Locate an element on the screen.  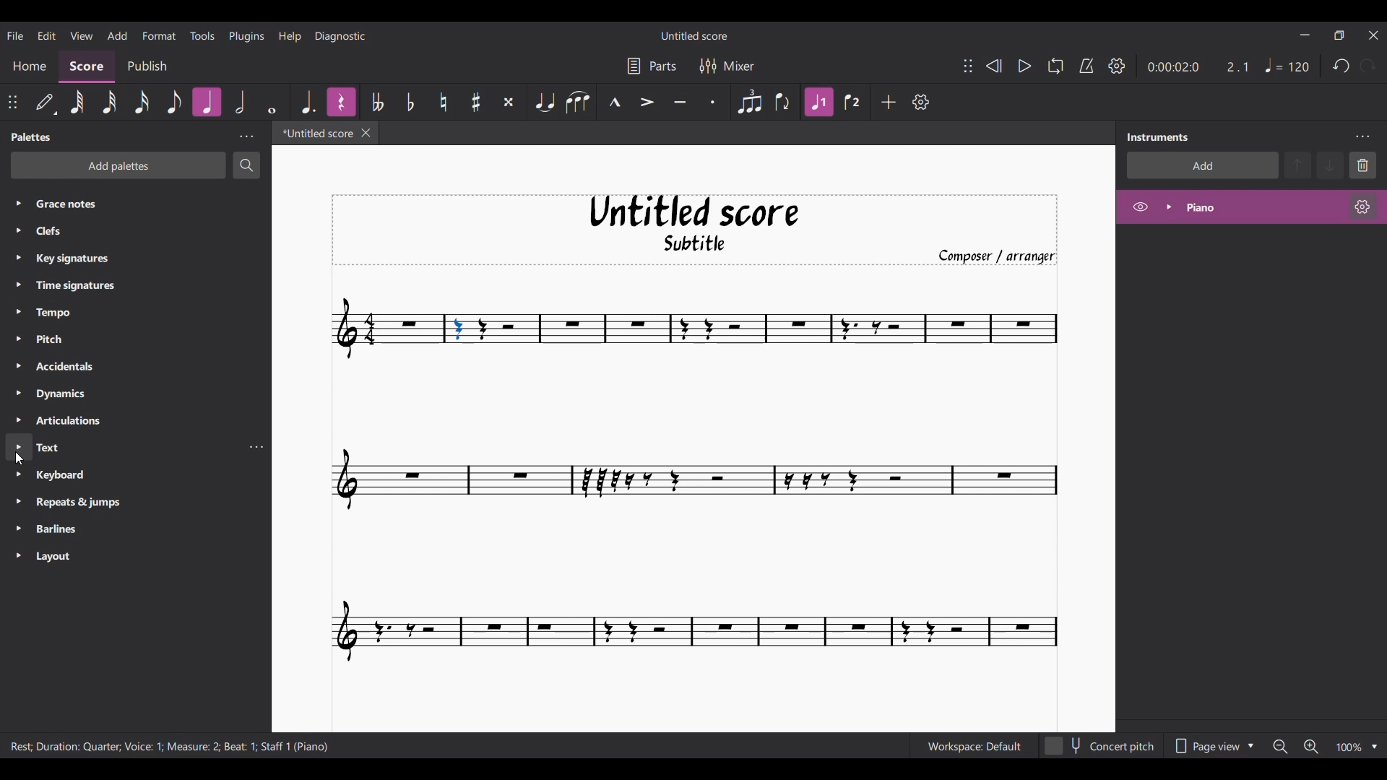
Current selection is located at coordinates (458, 329).